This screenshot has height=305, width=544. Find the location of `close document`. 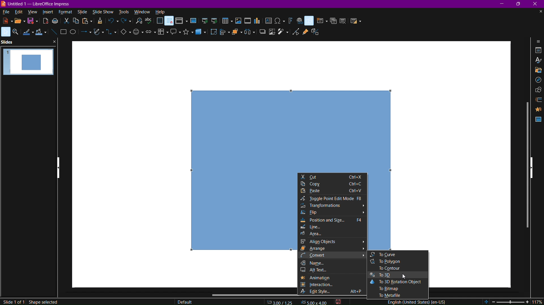

close document is located at coordinates (540, 12).